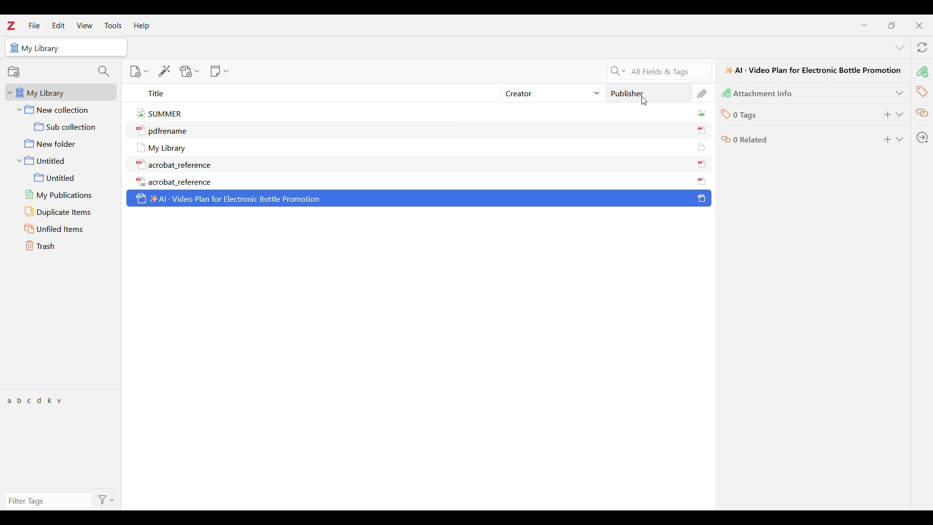 This screenshot has height=525, width=933. Describe the element at coordinates (141, 26) in the screenshot. I see `Help menu` at that location.